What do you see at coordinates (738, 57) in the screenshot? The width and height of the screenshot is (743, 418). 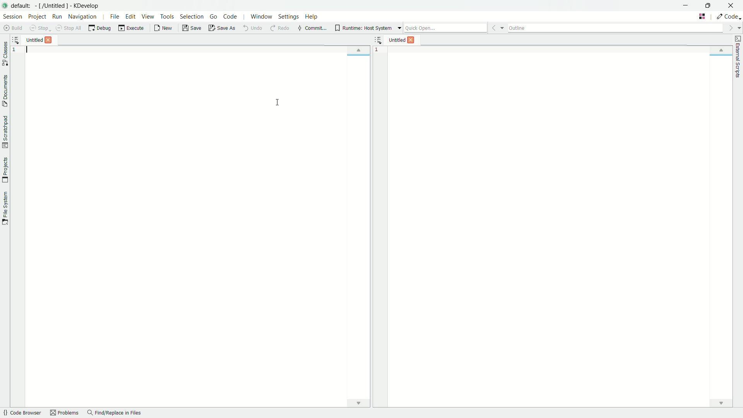 I see `external scripts` at bounding box center [738, 57].